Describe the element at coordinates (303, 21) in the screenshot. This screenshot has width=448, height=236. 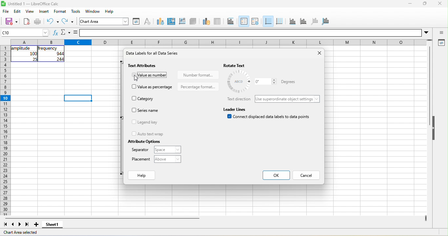
I see `y axis` at that location.